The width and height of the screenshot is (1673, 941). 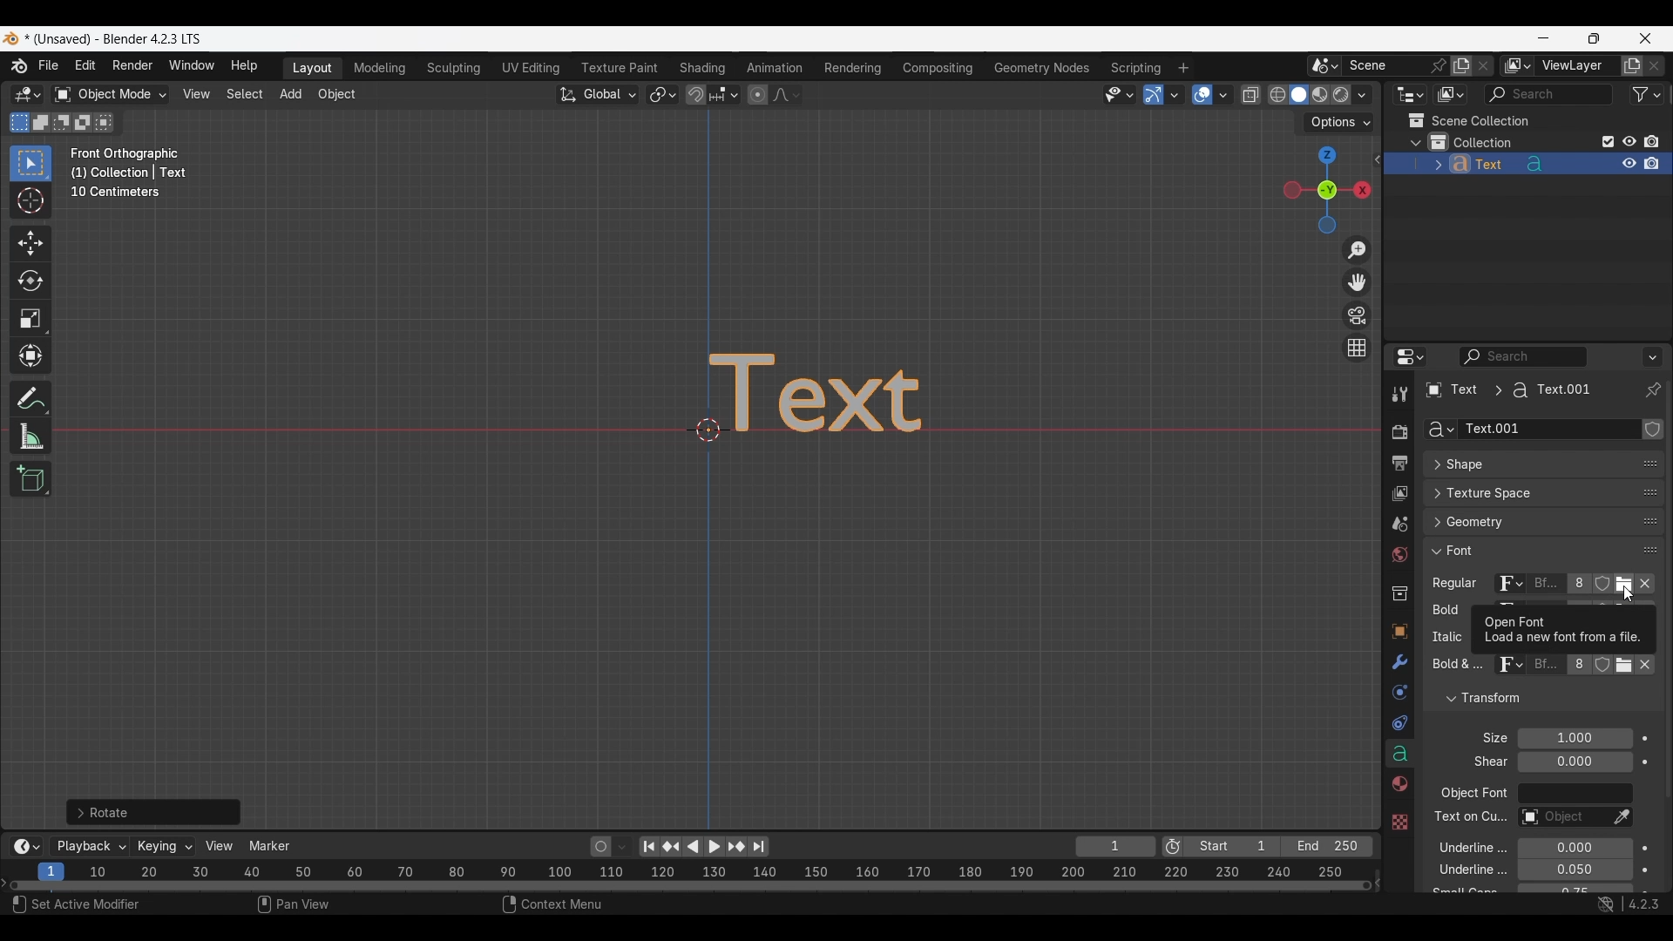 I want to click on View layer, so click(x=1399, y=495).